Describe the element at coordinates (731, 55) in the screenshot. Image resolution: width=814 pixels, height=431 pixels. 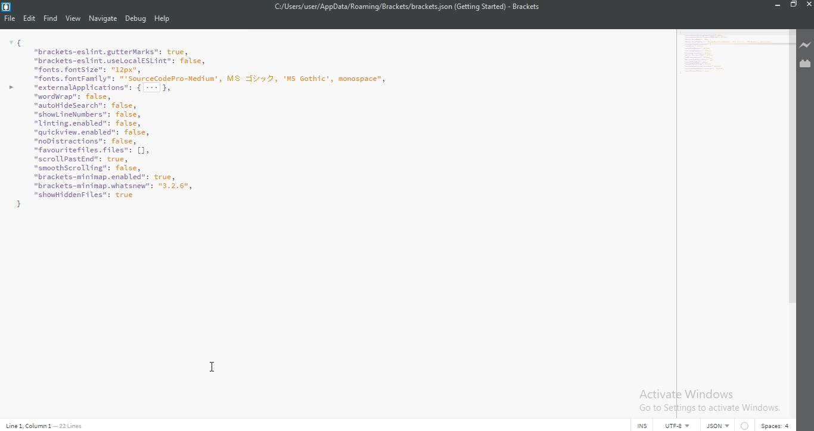
I see `minimap` at that location.